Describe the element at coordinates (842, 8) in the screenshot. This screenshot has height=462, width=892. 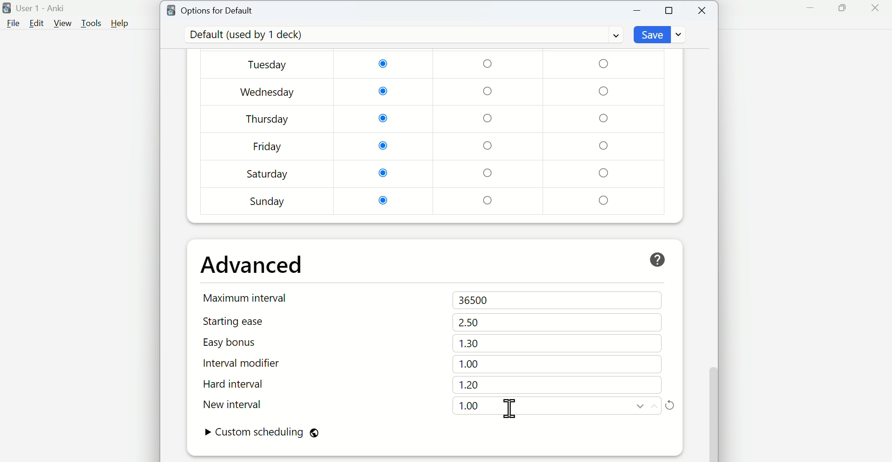
I see `Maximize` at that location.